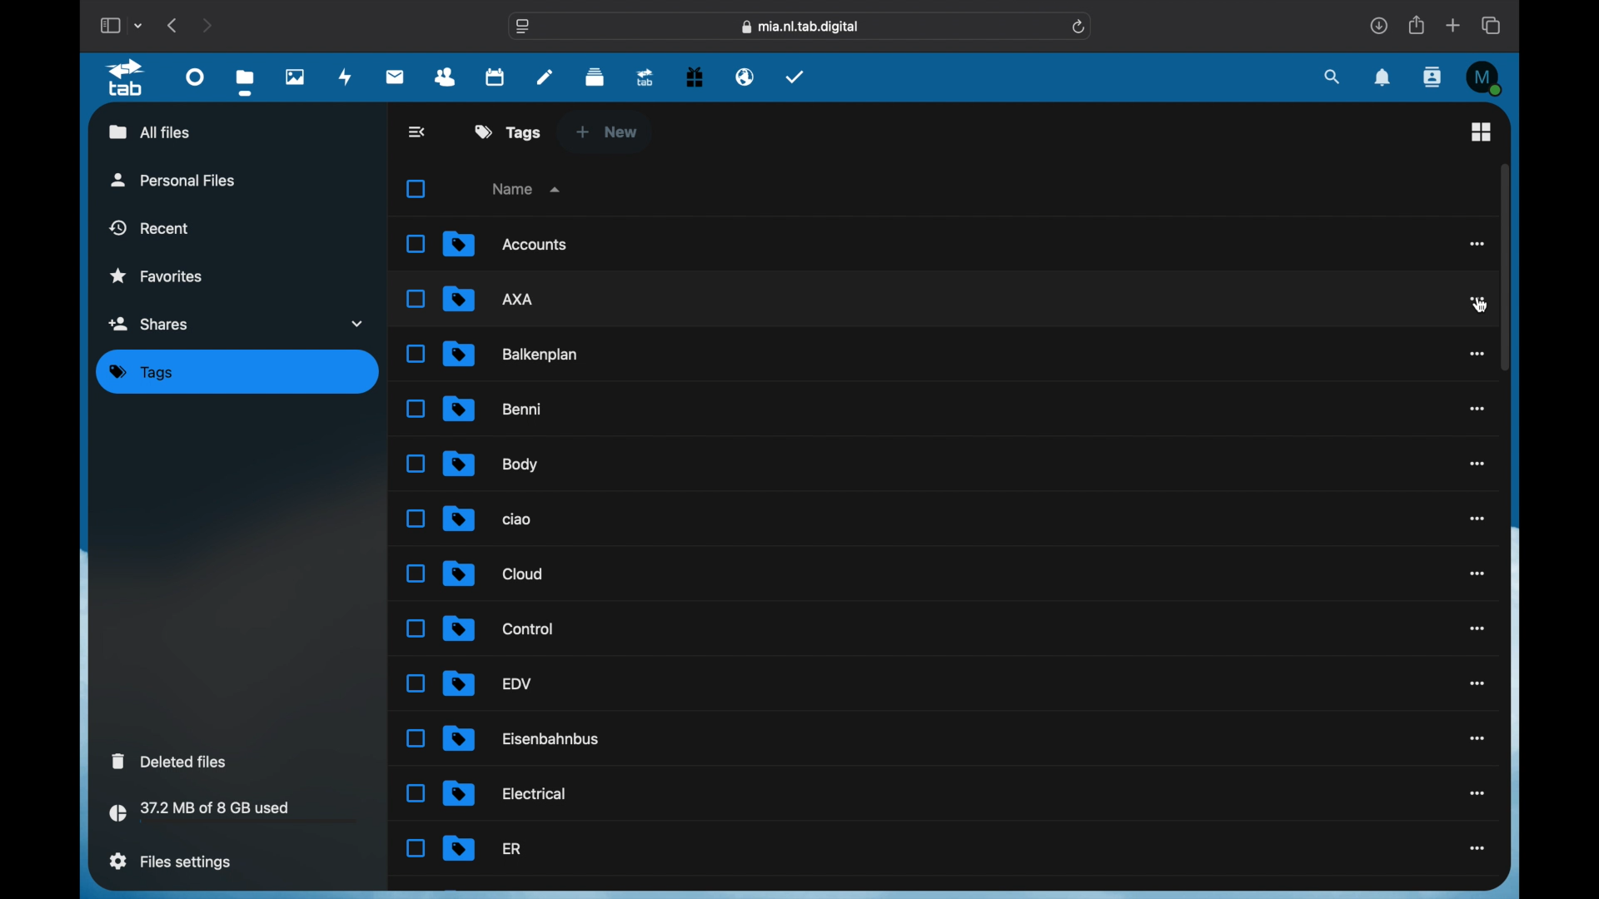  Describe the element at coordinates (109, 25) in the screenshot. I see `show sidebar` at that location.